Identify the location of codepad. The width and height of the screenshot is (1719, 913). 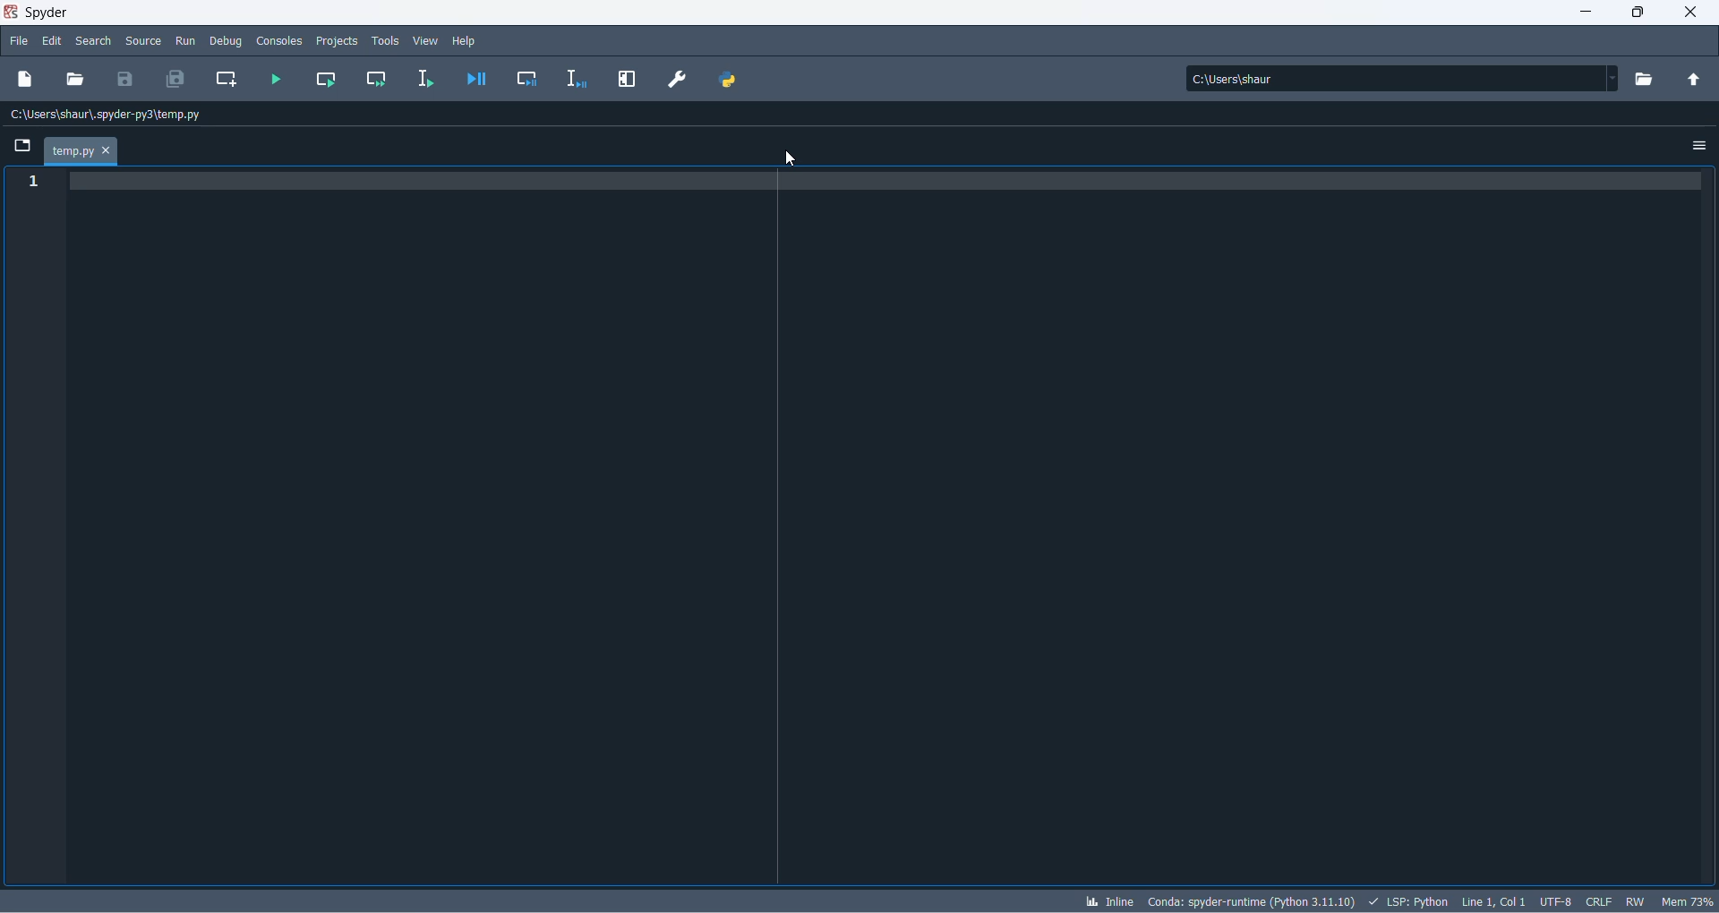
(887, 527).